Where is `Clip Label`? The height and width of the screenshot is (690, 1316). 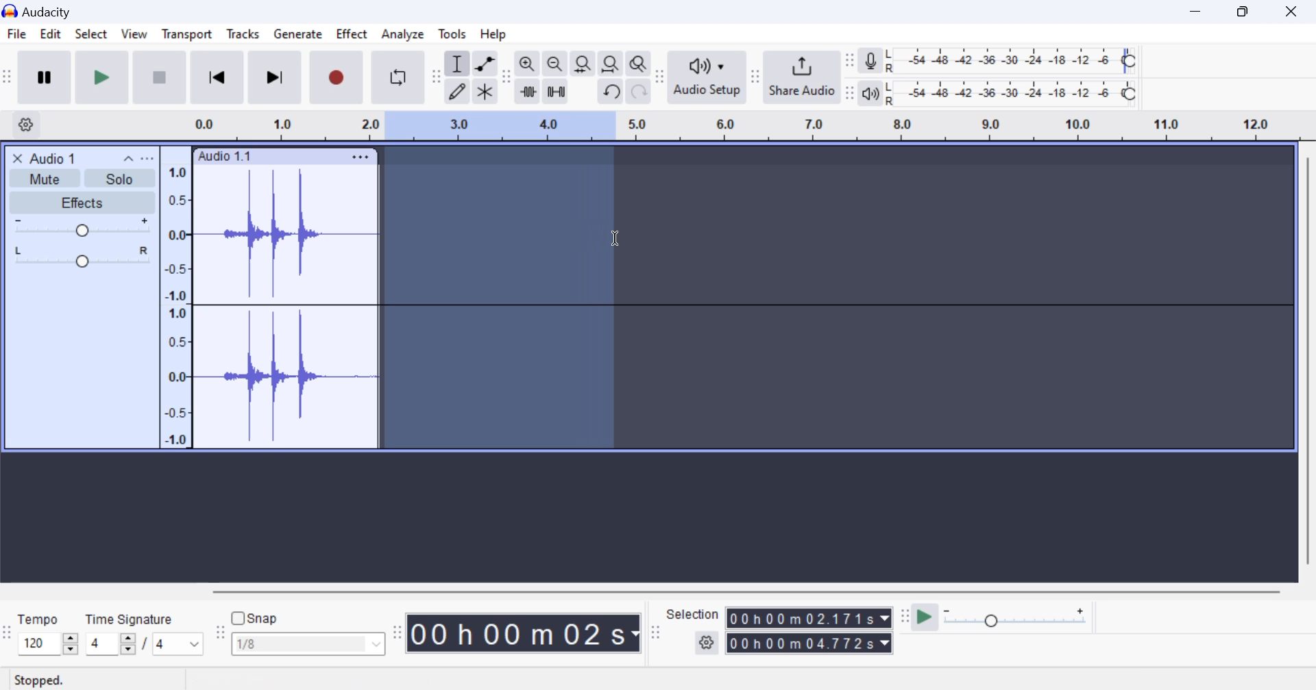 Clip Label is located at coordinates (226, 157).